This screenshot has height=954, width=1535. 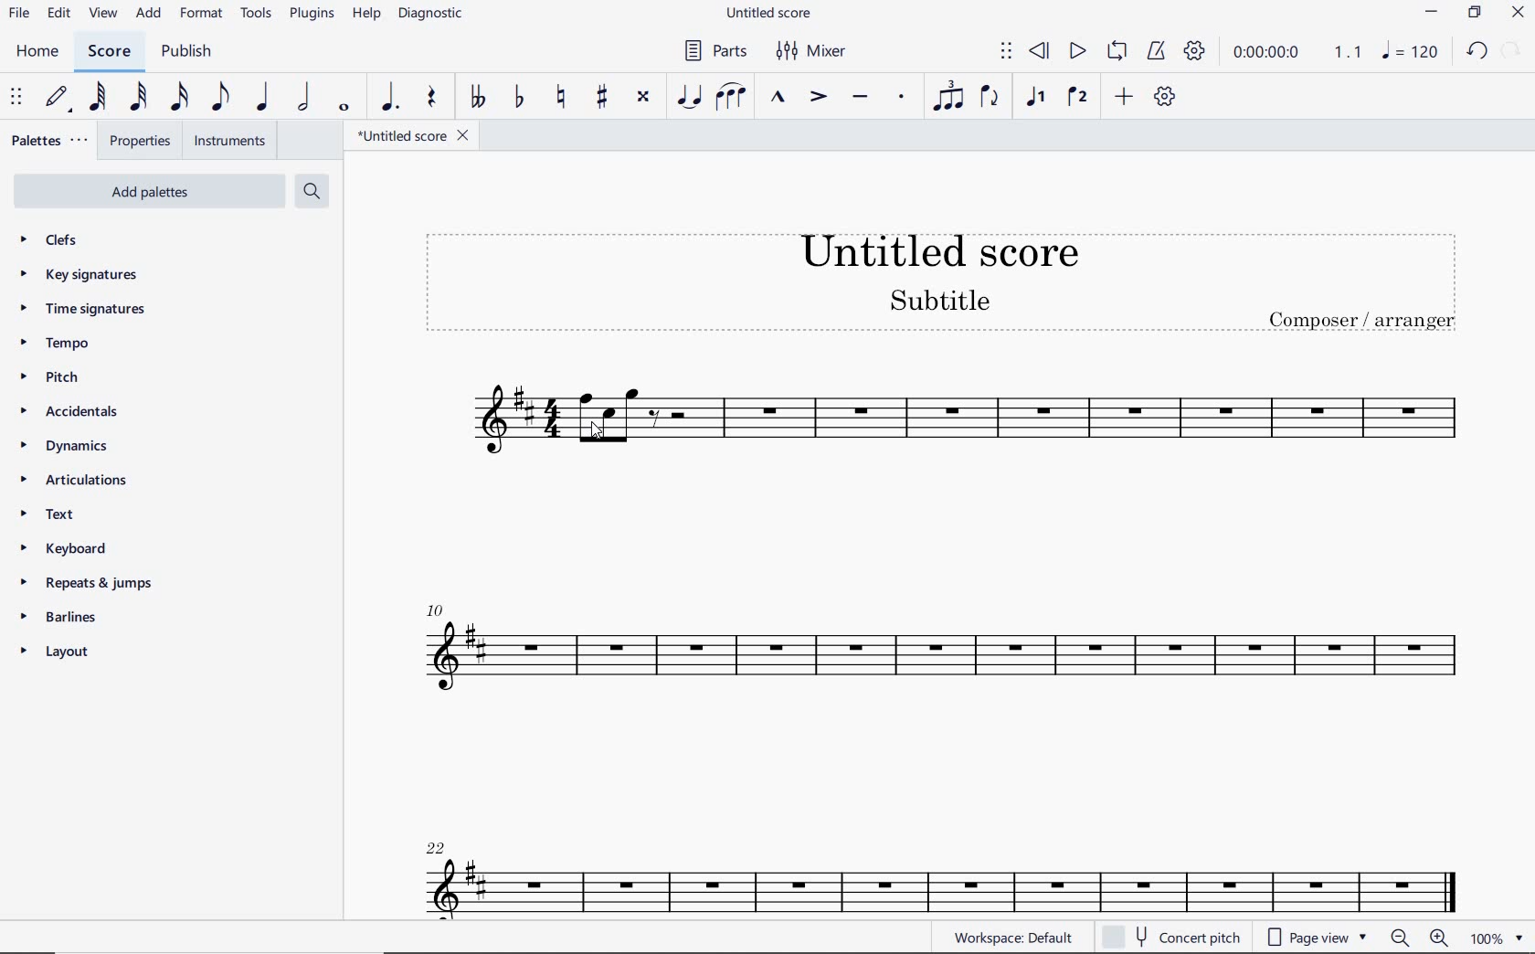 I want to click on REWIND, so click(x=1043, y=50).